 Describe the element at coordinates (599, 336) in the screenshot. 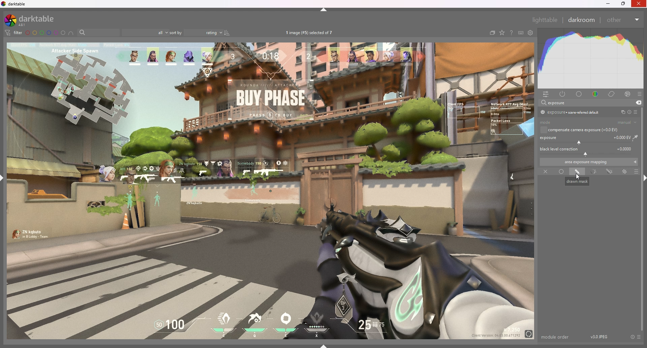

I see `version` at that location.